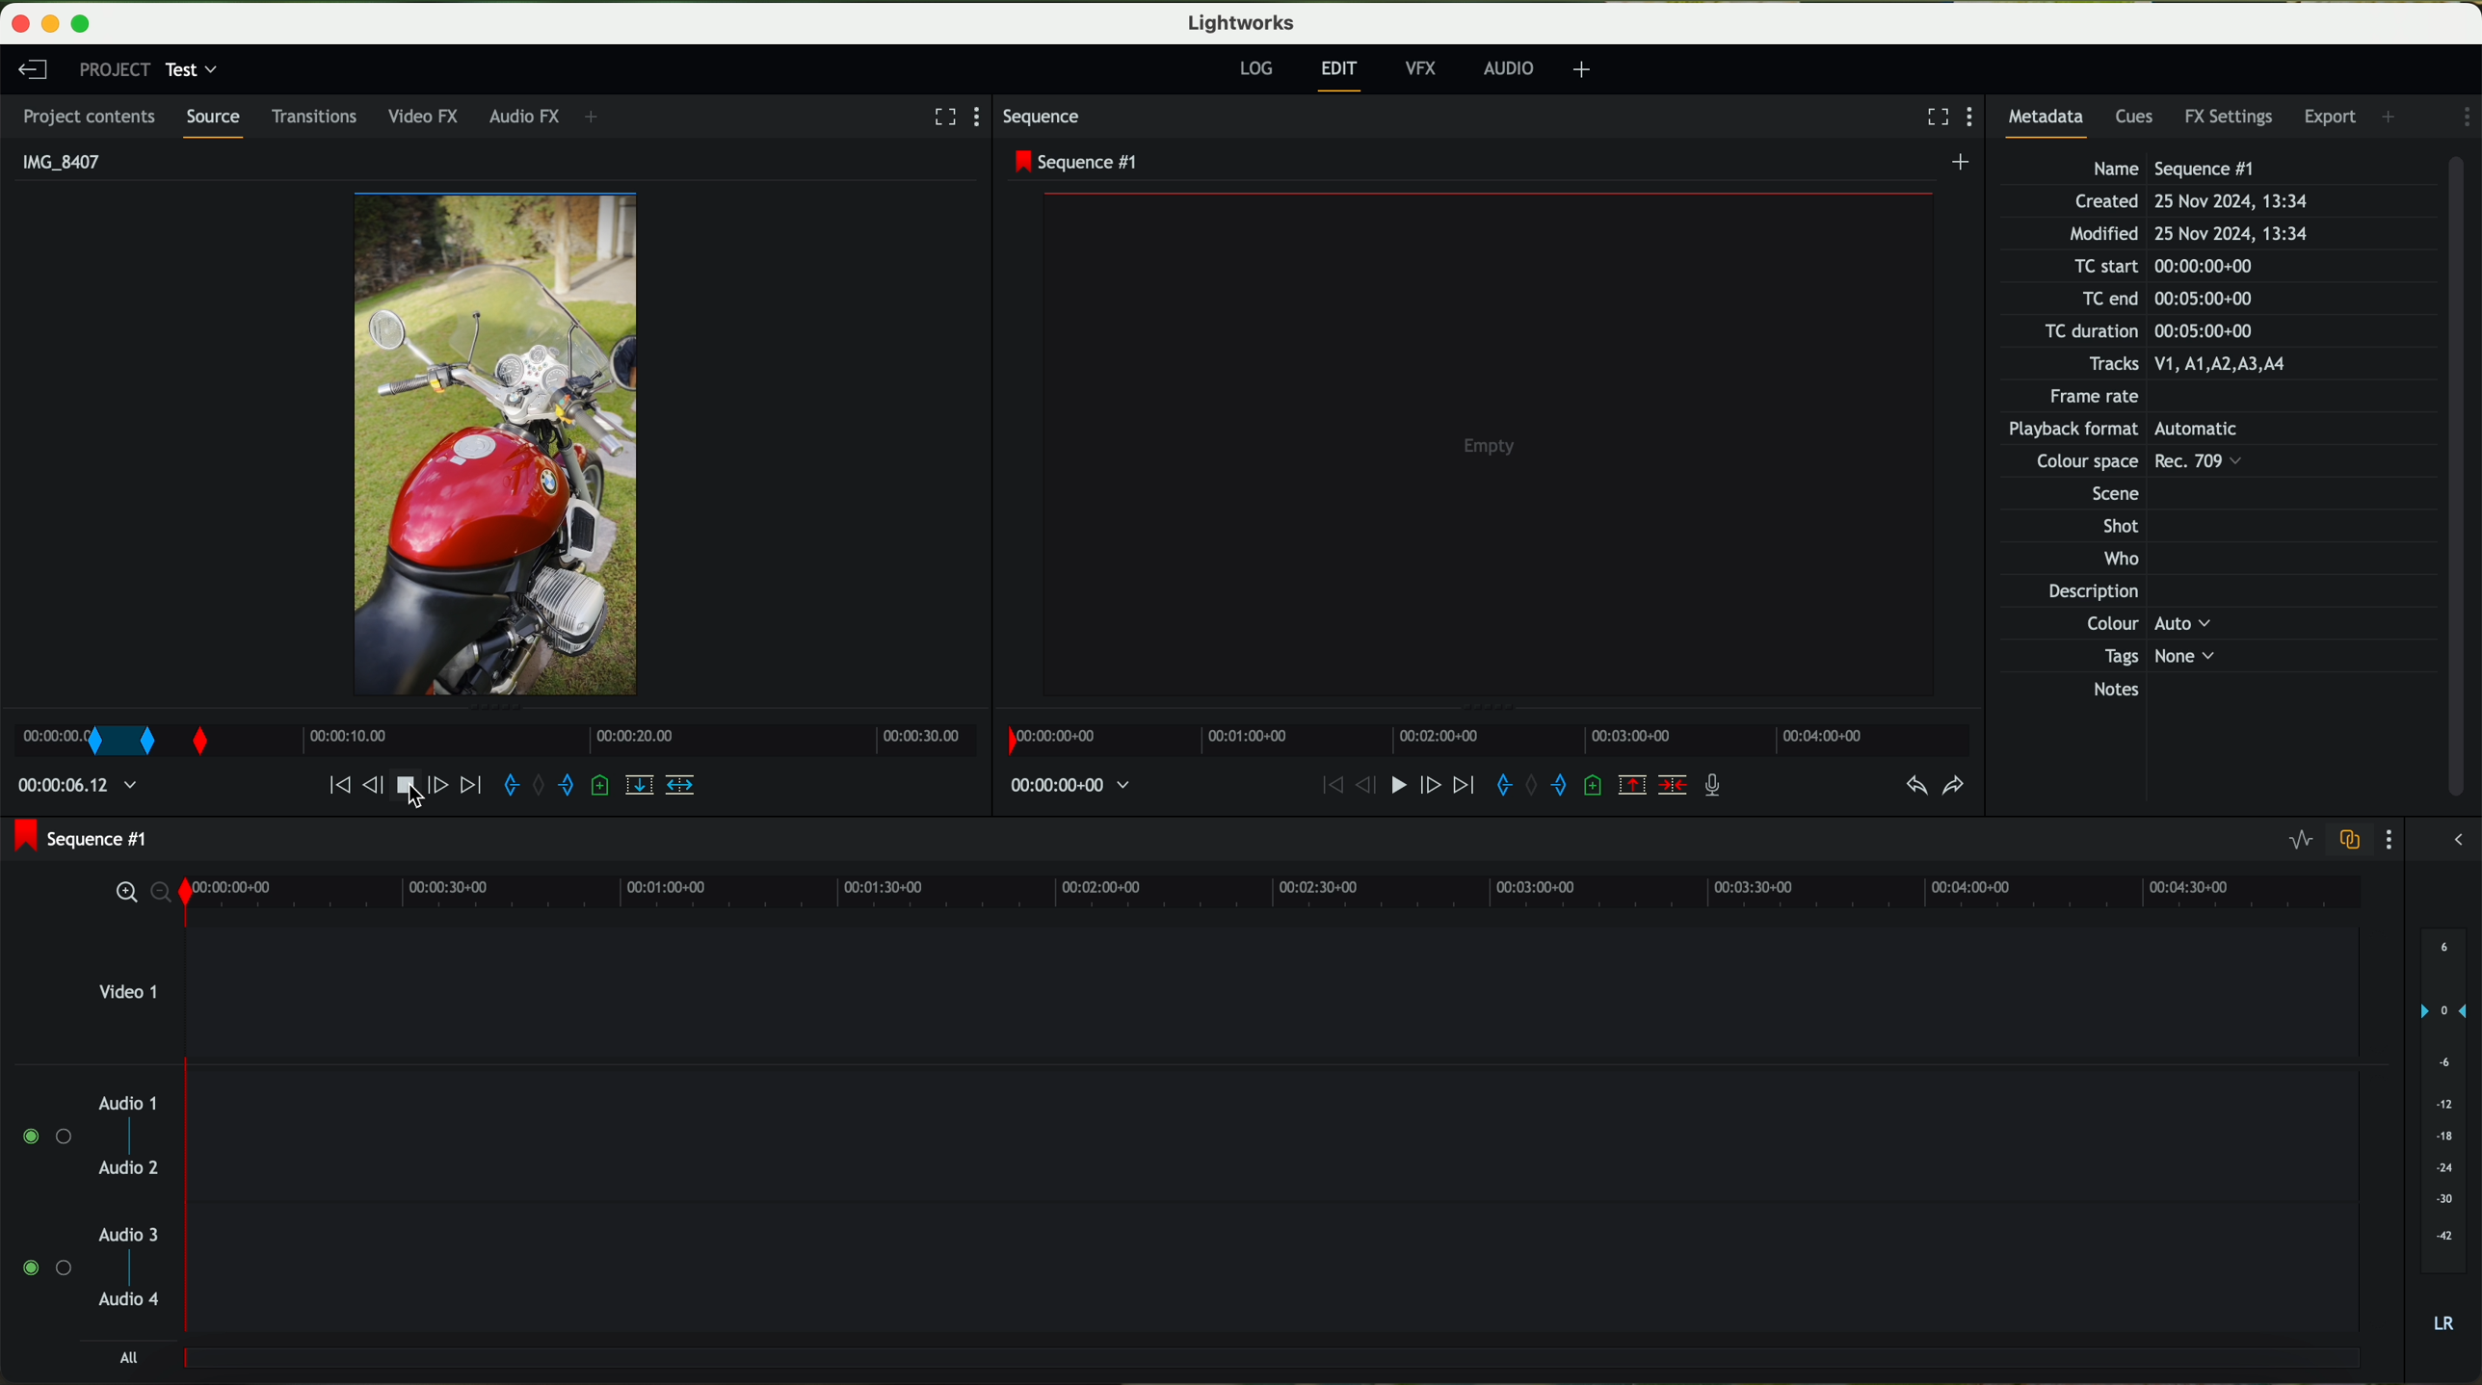 This screenshot has height=1385, width=2482. What do you see at coordinates (428, 118) in the screenshot?
I see `video FX` at bounding box center [428, 118].